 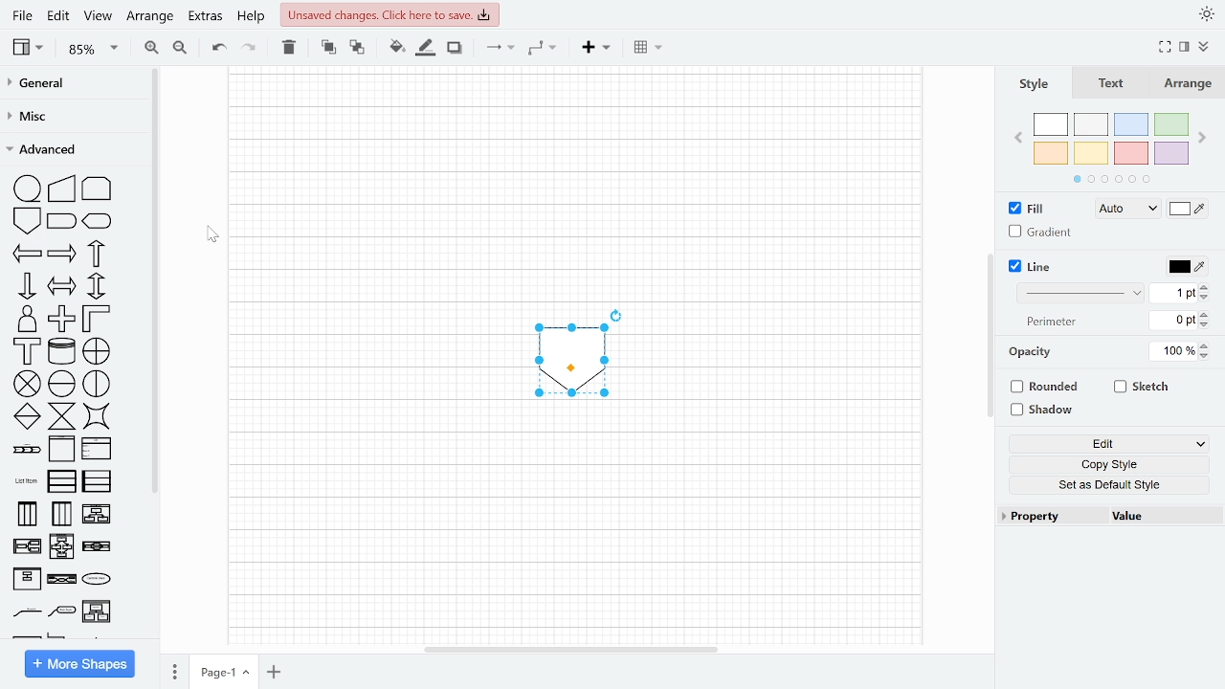 I want to click on organizations, so click(x=98, y=611).